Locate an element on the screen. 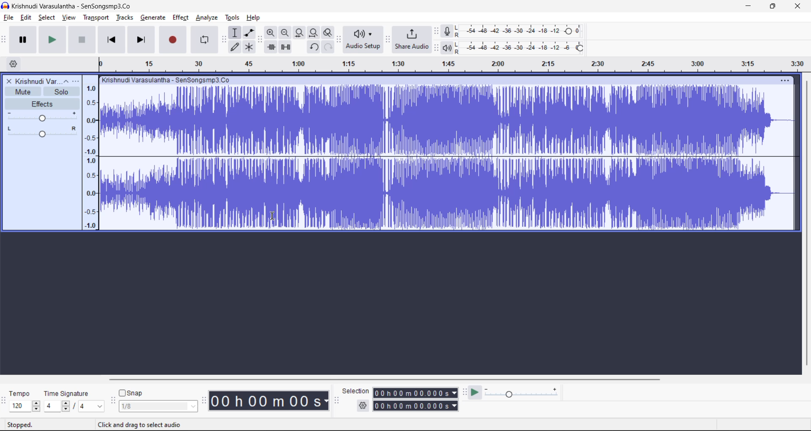  tools toolbar is located at coordinates (224, 40).